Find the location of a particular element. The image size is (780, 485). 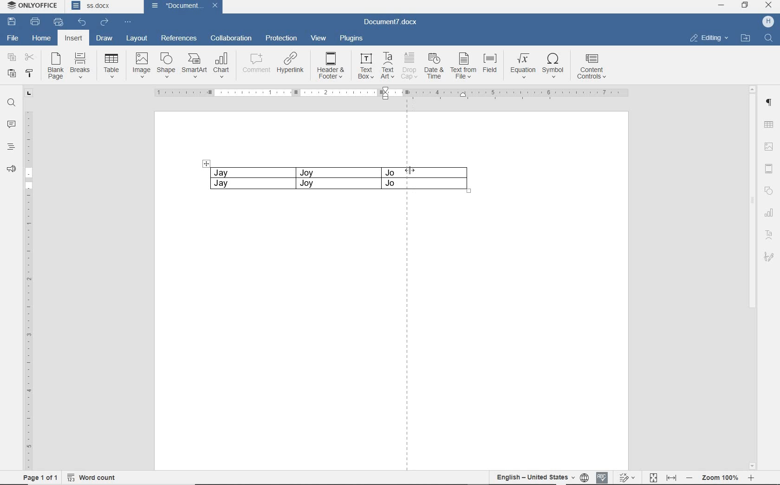

FIND is located at coordinates (769, 39).